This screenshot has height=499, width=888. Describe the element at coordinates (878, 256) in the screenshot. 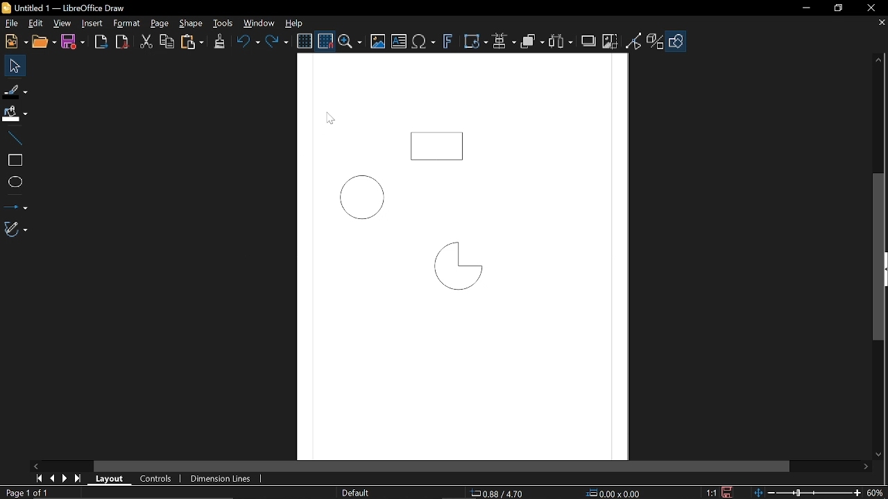

I see `Vertical scrollbar` at that location.